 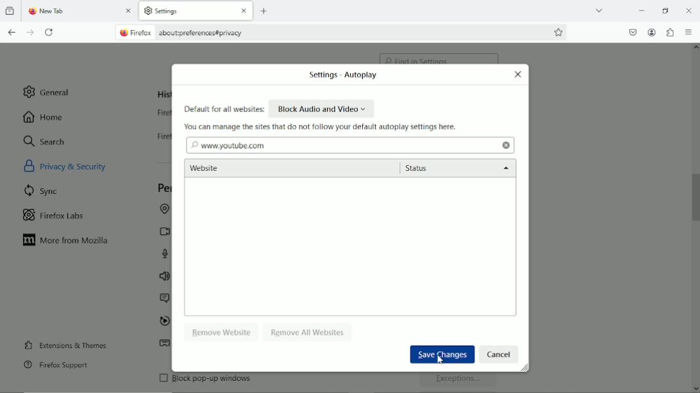 I want to click on minimize, so click(x=642, y=10).